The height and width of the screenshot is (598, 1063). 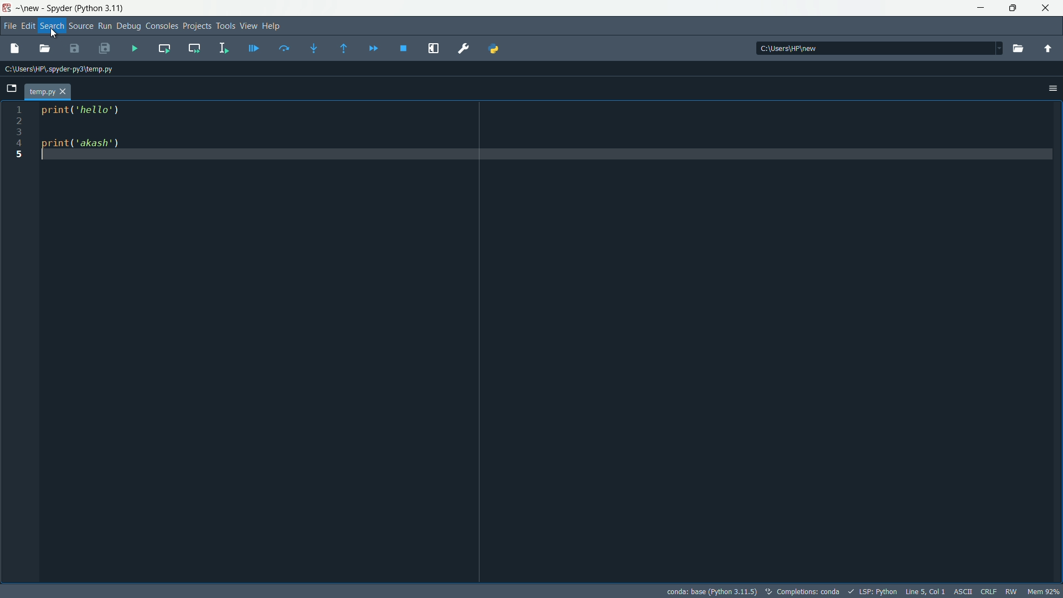 I want to click on open file, so click(x=43, y=48).